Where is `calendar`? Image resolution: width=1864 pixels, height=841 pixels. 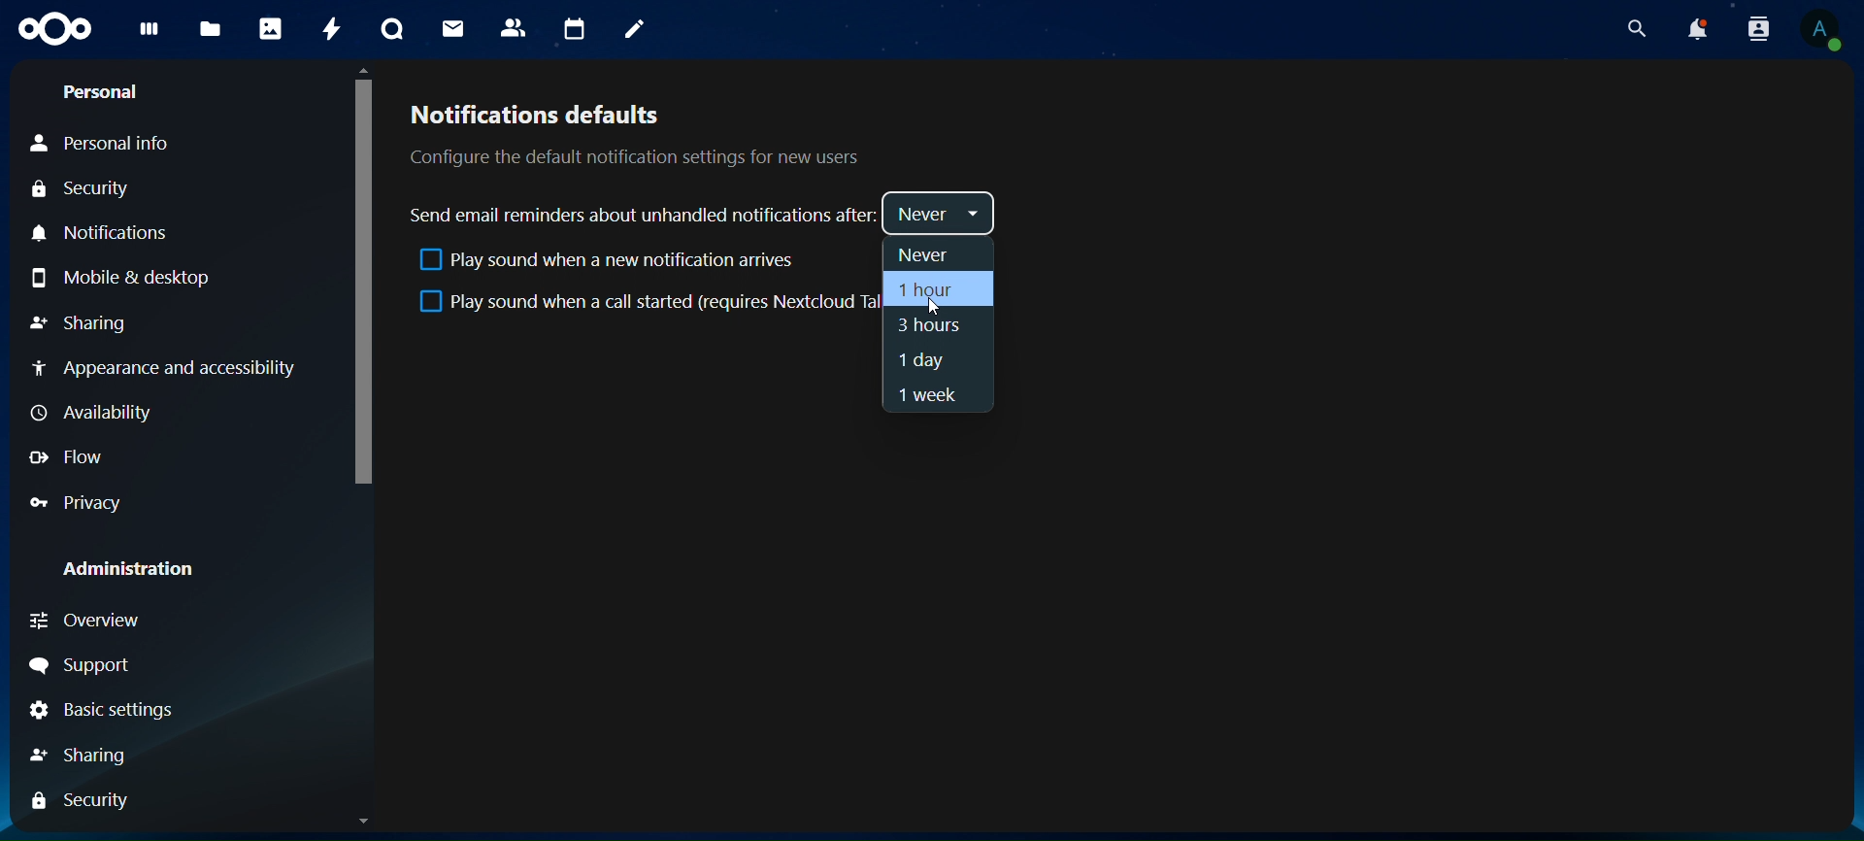 calendar is located at coordinates (572, 27).